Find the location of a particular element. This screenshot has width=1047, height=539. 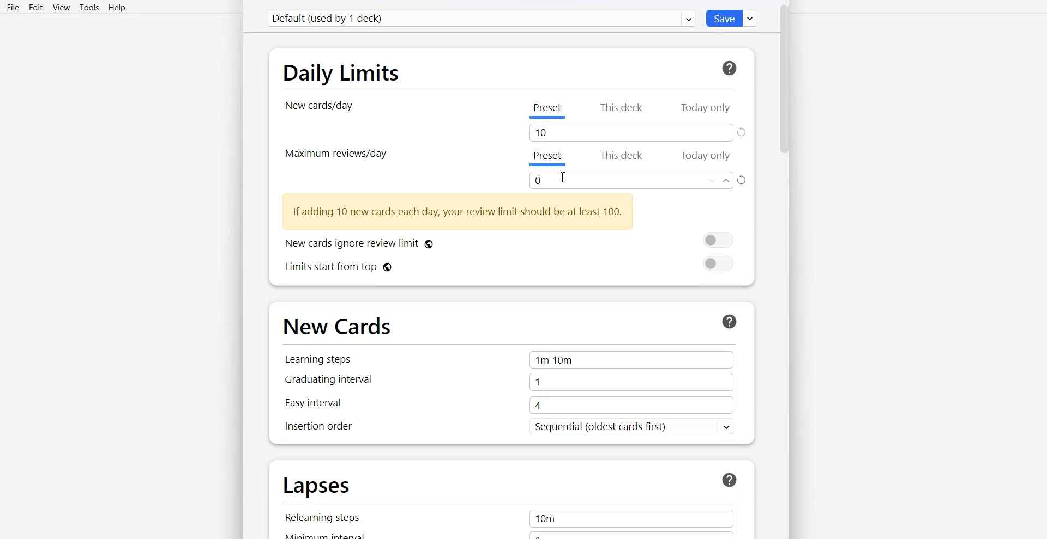

Today Only is located at coordinates (707, 157).